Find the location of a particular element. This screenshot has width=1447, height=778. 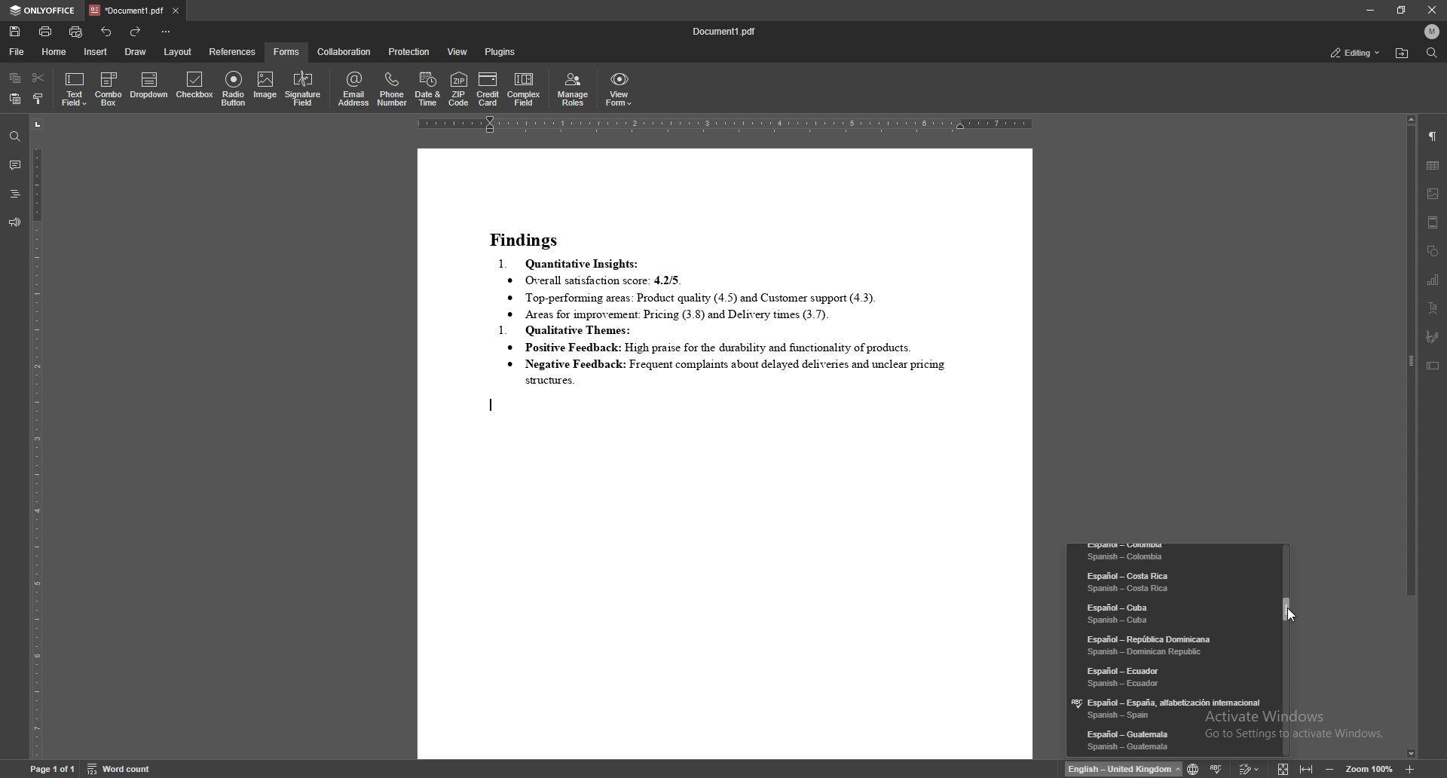

horizontal scale is located at coordinates (725, 125).